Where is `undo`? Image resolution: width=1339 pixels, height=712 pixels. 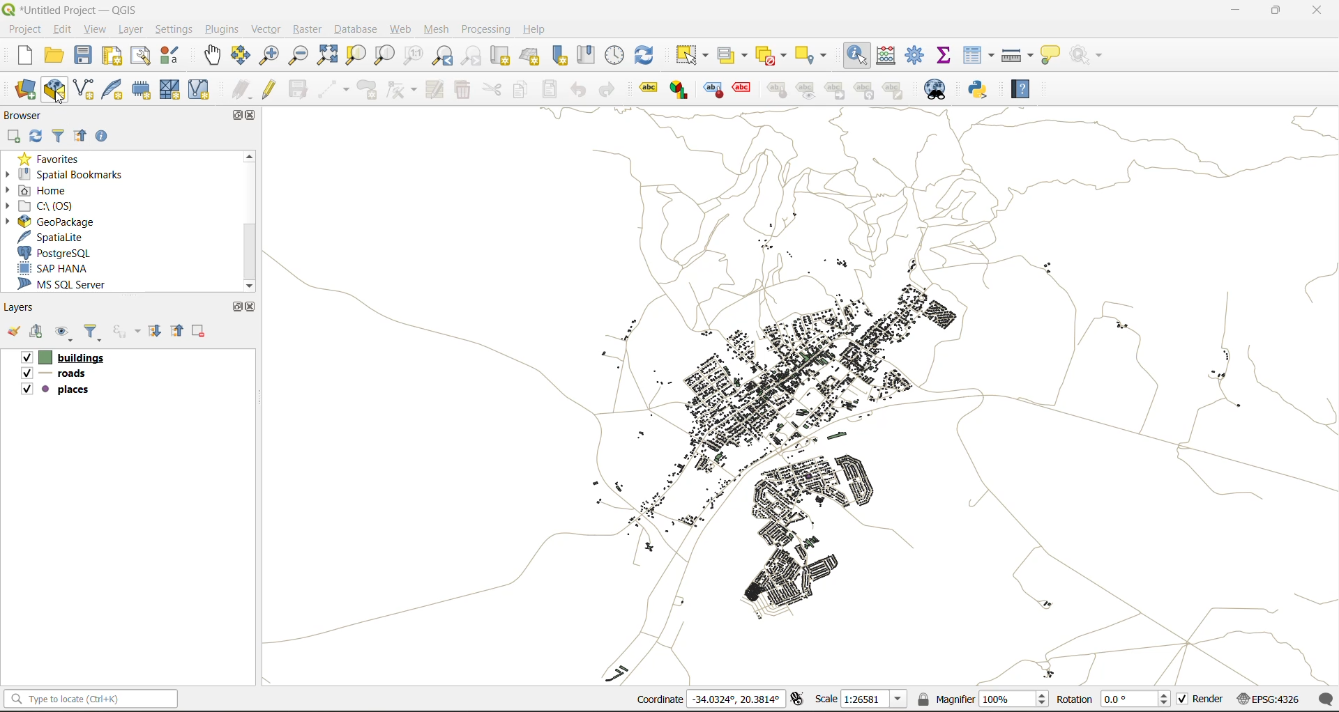
undo is located at coordinates (580, 91).